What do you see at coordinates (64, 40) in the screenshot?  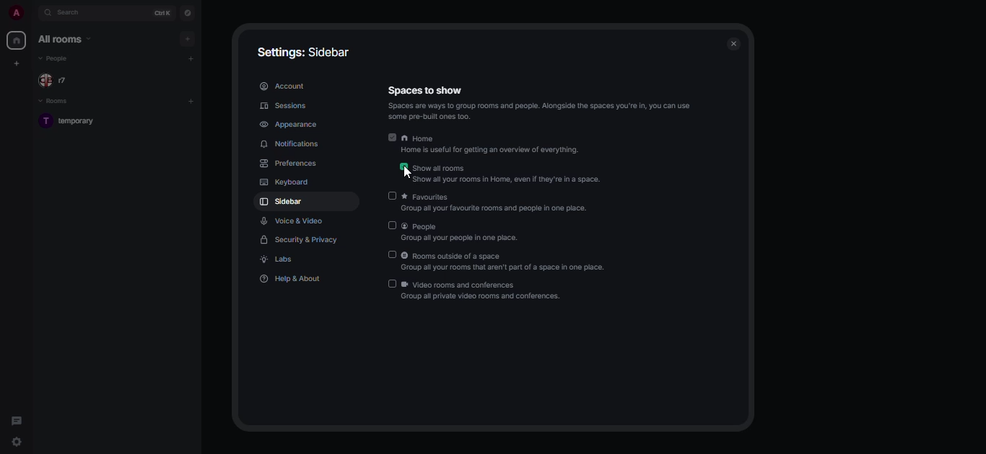 I see `all rooms` at bounding box center [64, 40].